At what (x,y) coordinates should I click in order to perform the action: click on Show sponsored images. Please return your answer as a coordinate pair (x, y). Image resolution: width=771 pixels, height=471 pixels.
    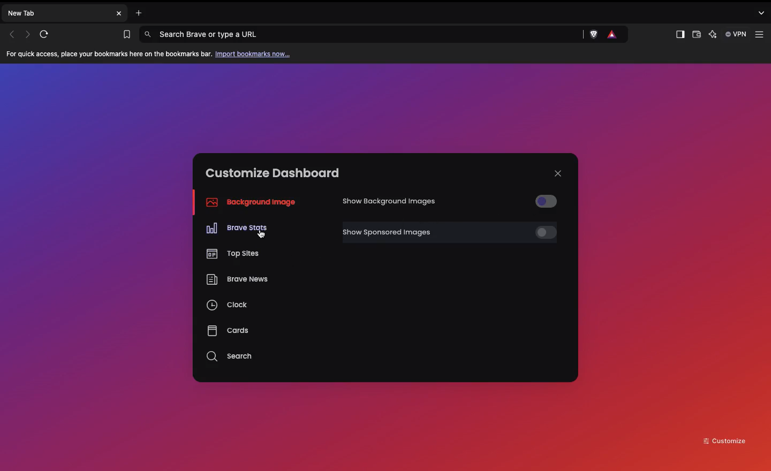
    Looking at the image, I should click on (433, 232).